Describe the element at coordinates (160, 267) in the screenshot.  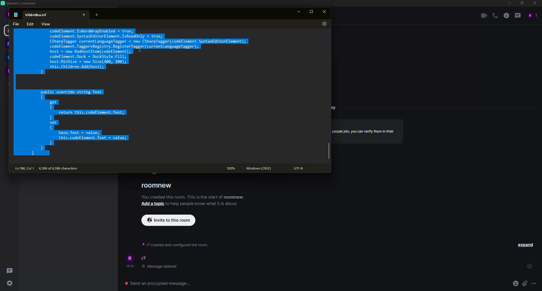
I see `message deleted` at that location.